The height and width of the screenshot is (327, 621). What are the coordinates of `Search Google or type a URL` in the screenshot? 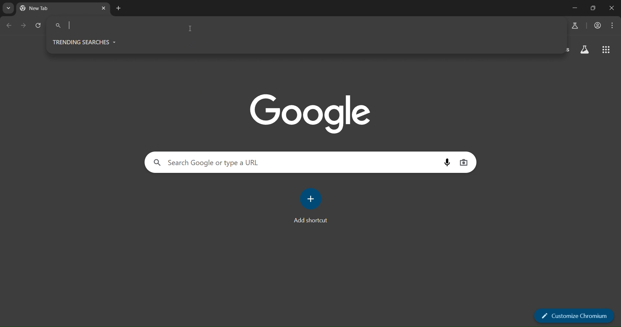 It's located at (305, 25).